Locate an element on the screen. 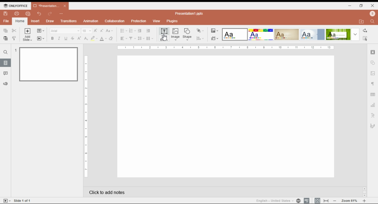 The width and height of the screenshot is (378, 204). more color themes is located at coordinates (355, 34).